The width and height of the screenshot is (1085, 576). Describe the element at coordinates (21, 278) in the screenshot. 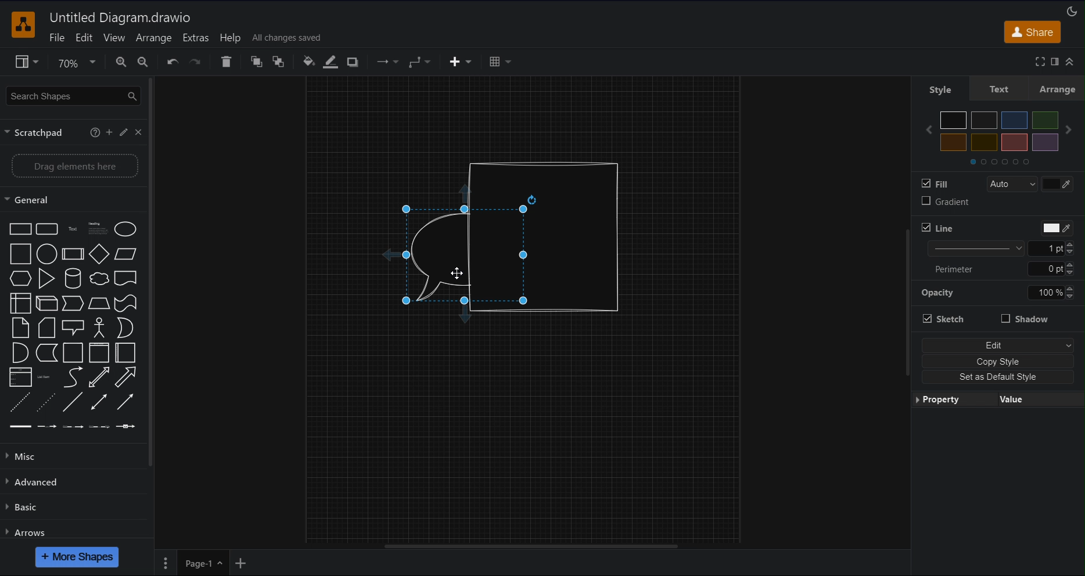

I see `Hexagon` at that location.